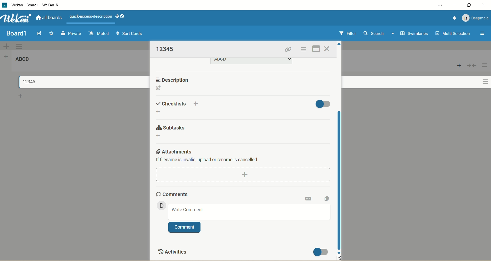 The height and width of the screenshot is (261, 491). I want to click on list title, so click(25, 61).